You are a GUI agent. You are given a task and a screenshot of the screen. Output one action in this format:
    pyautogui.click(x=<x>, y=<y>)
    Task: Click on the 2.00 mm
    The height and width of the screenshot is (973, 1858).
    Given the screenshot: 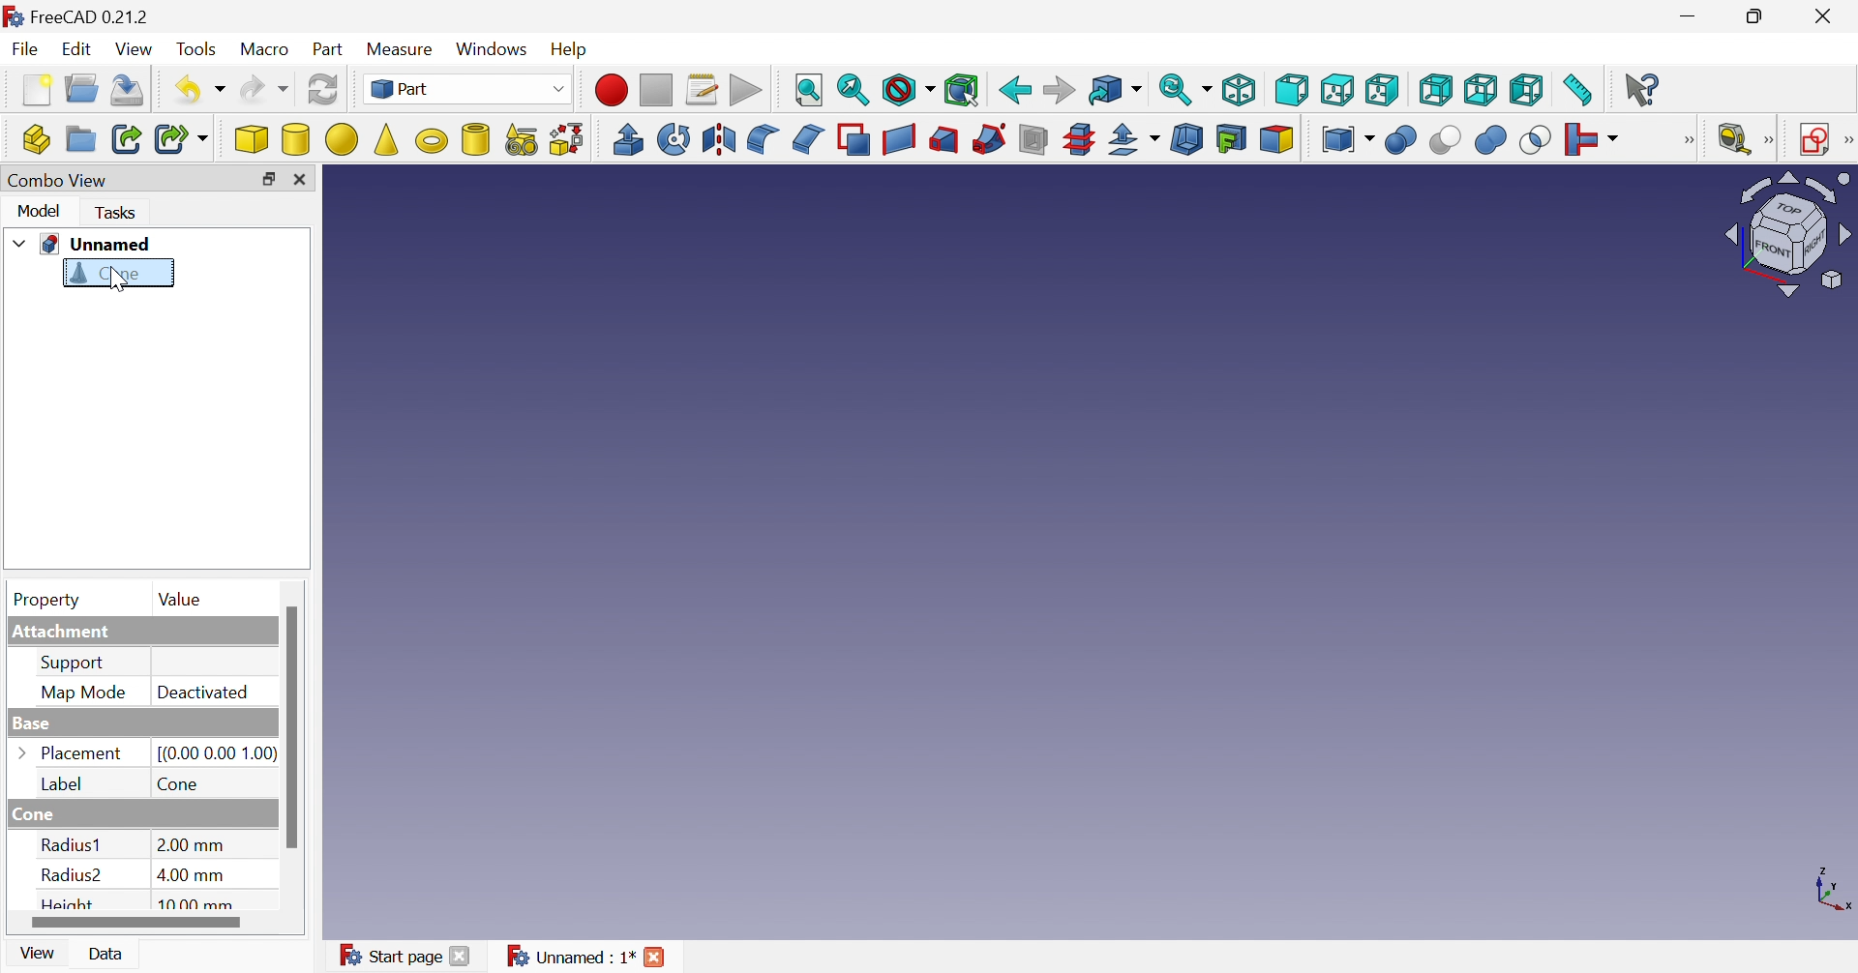 What is the action you would take?
    pyautogui.click(x=188, y=846)
    